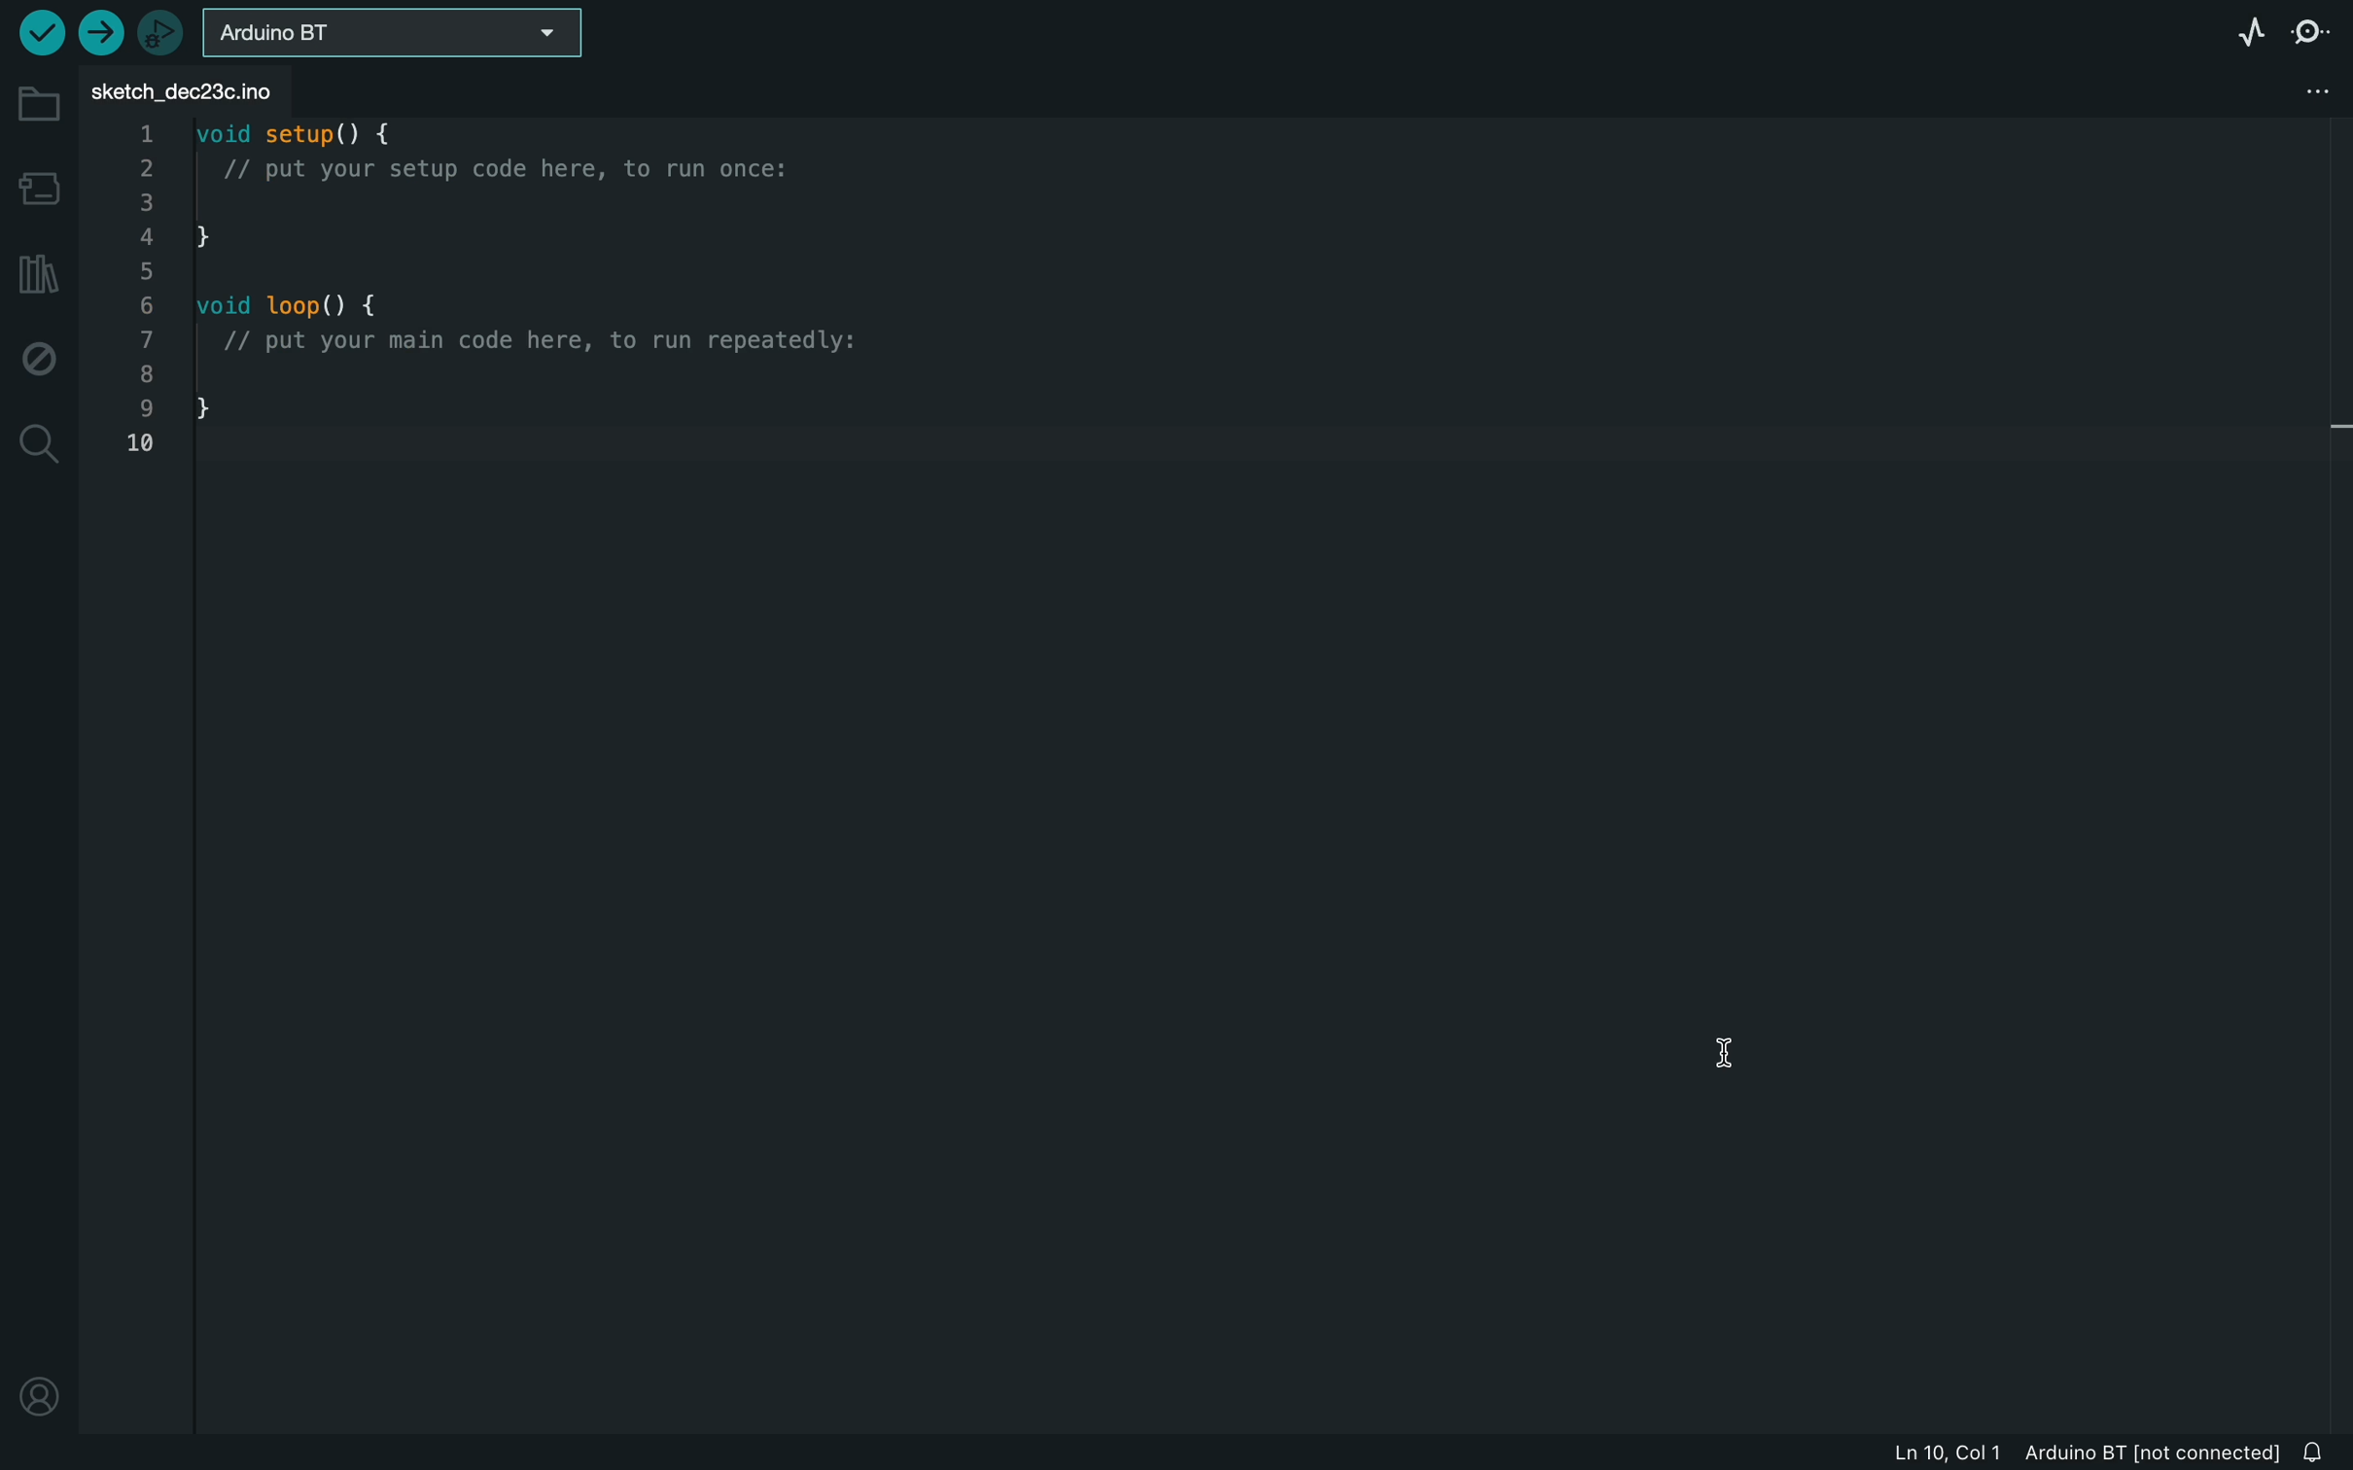 The image size is (2353, 1470). Describe the element at coordinates (40, 1389) in the screenshot. I see `profile` at that location.